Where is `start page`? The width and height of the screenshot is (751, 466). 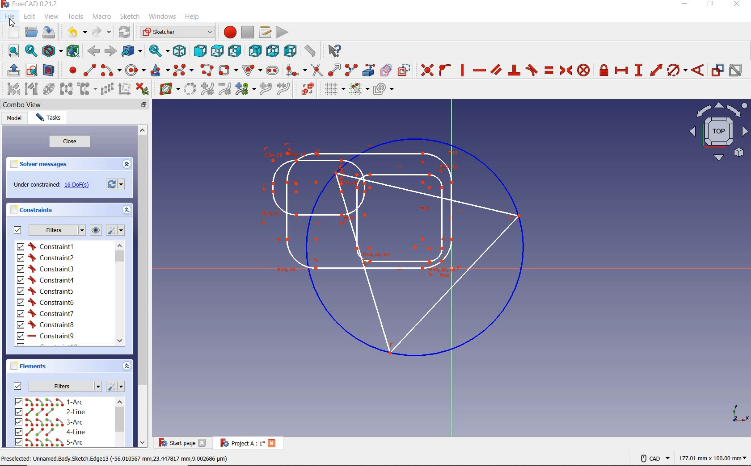 start page is located at coordinates (176, 443).